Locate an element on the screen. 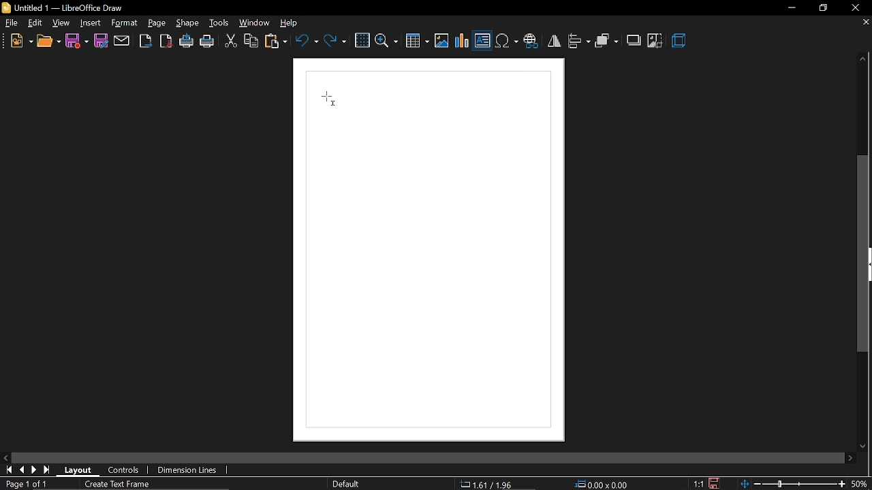 Image resolution: width=872 pixels, height=490 pixels. current page is located at coordinates (25, 484).